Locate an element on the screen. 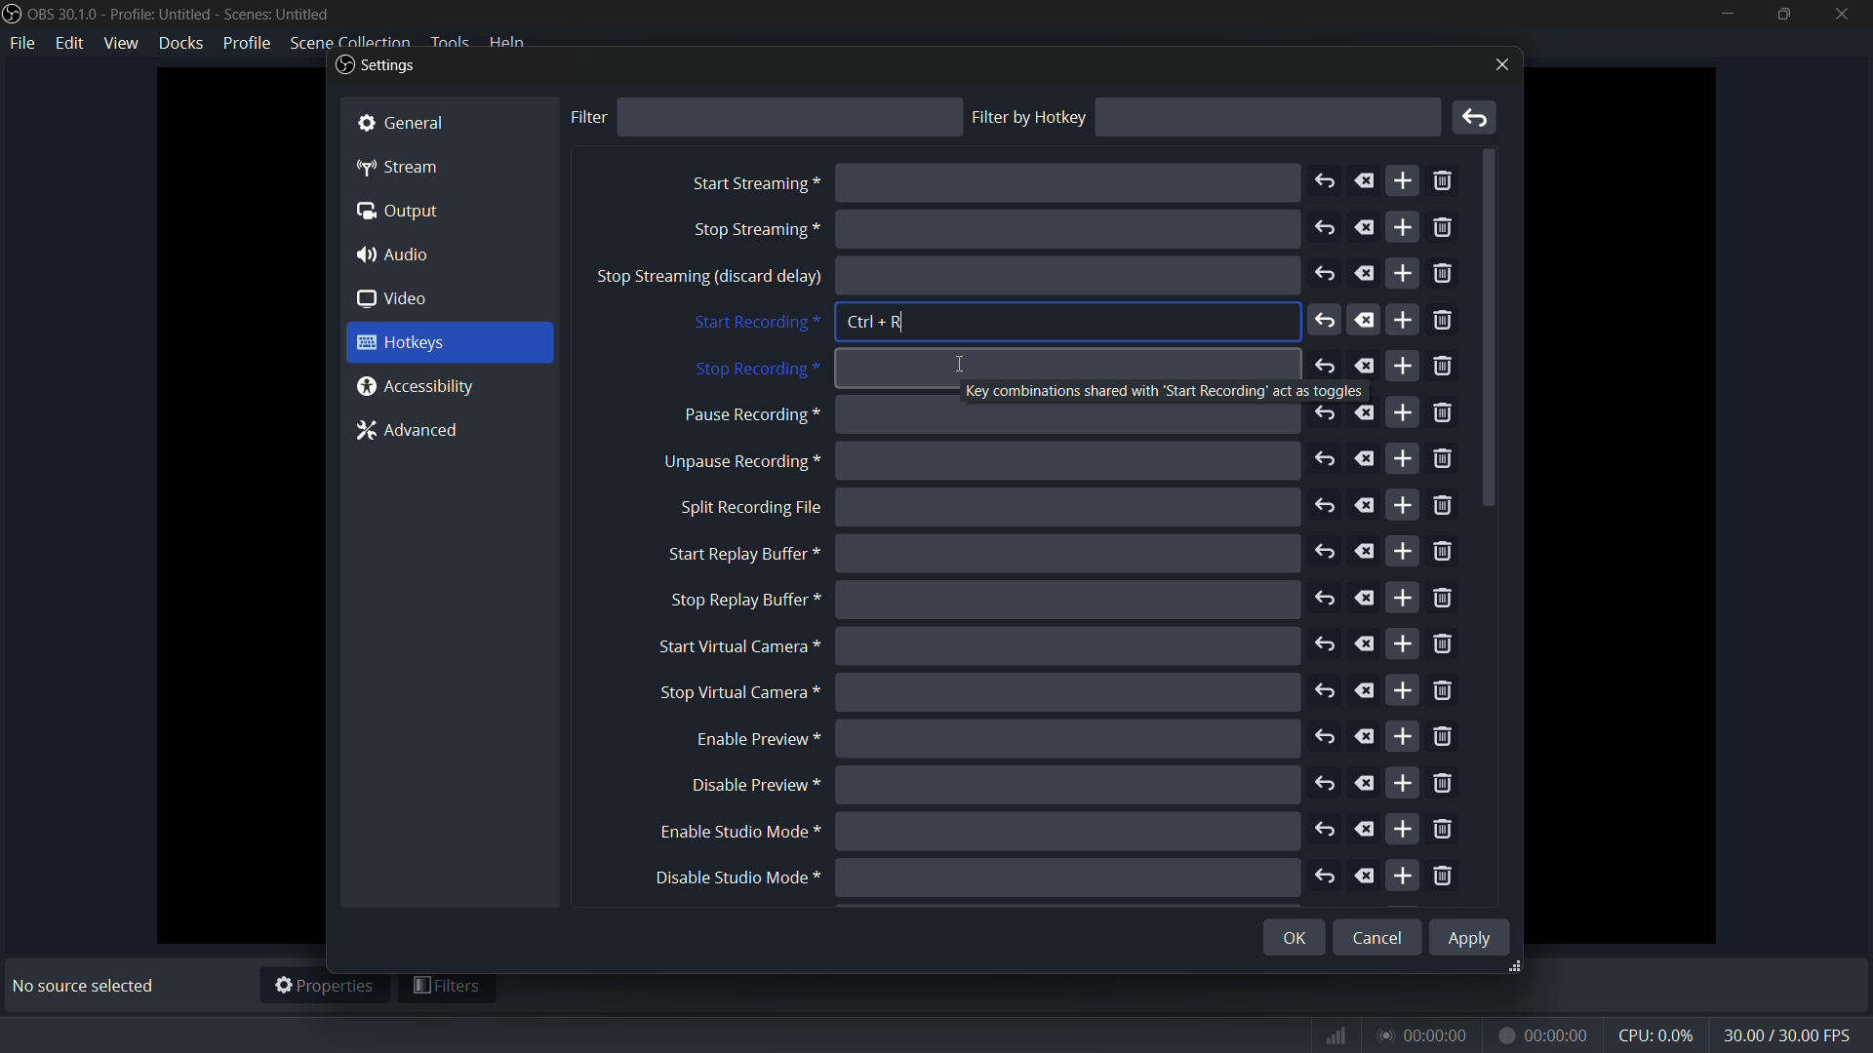  delete is located at coordinates (1366, 458).